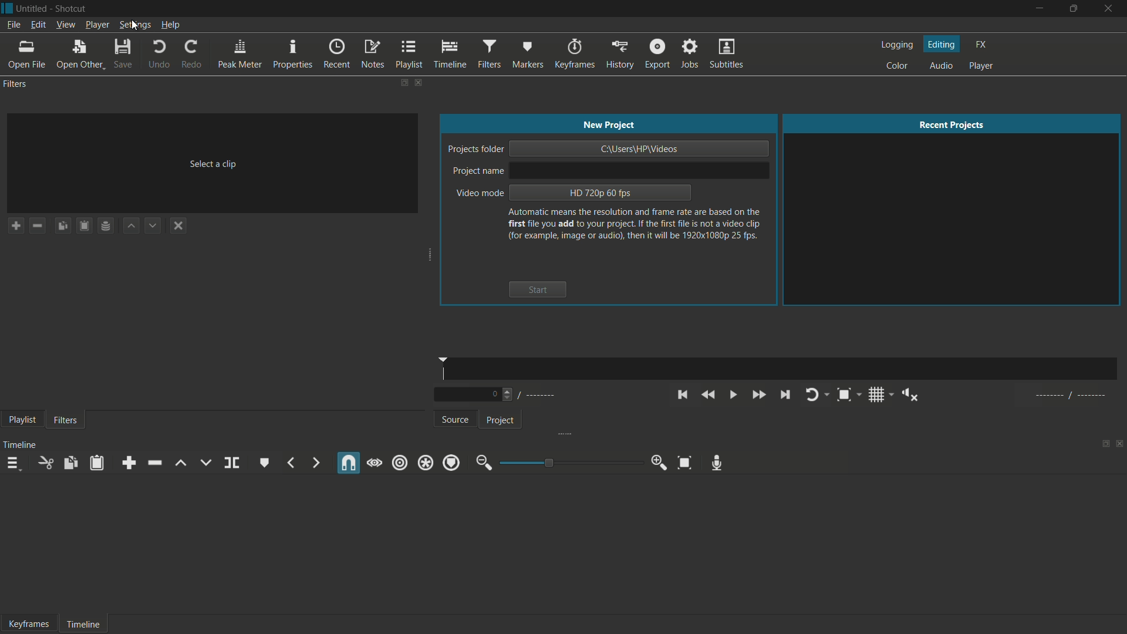 The image size is (1127, 634). I want to click on close filters, so click(418, 82).